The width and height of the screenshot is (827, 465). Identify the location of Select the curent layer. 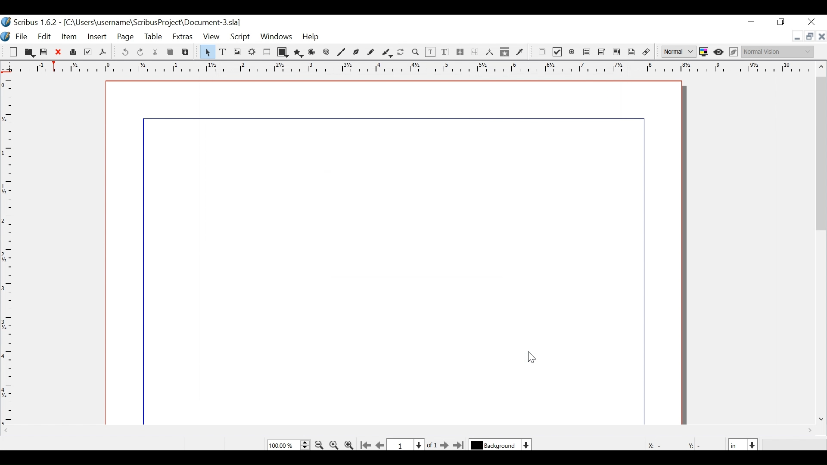
(495, 445).